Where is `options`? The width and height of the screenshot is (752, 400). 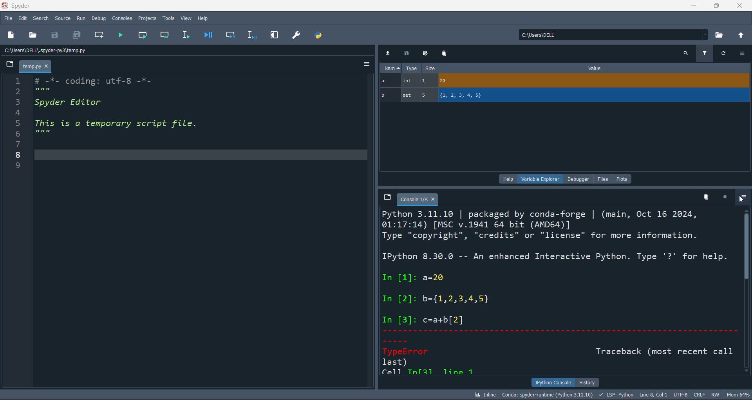 options is located at coordinates (742, 198).